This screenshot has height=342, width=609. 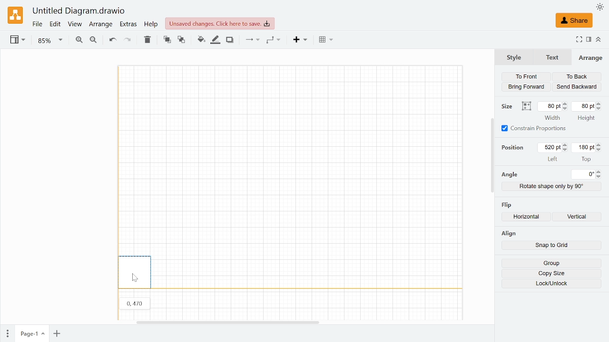 What do you see at coordinates (326, 40) in the screenshot?
I see `Table` at bounding box center [326, 40].